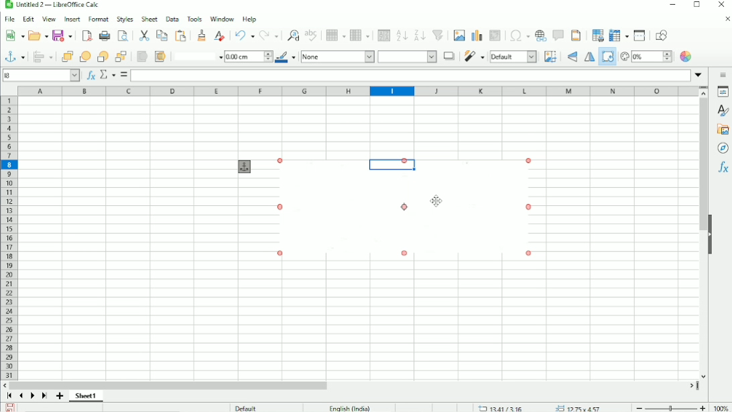  I want to click on Horizontal scrollbar, so click(168, 385).